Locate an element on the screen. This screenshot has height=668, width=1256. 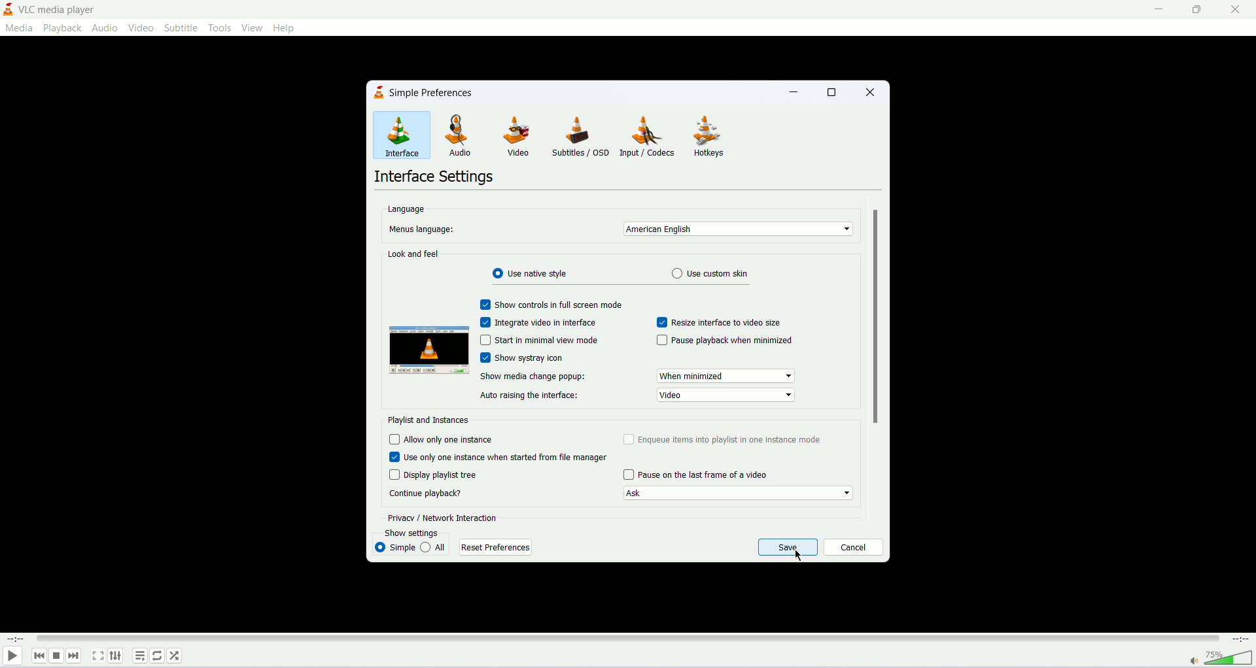
reset preferences is located at coordinates (494, 547).